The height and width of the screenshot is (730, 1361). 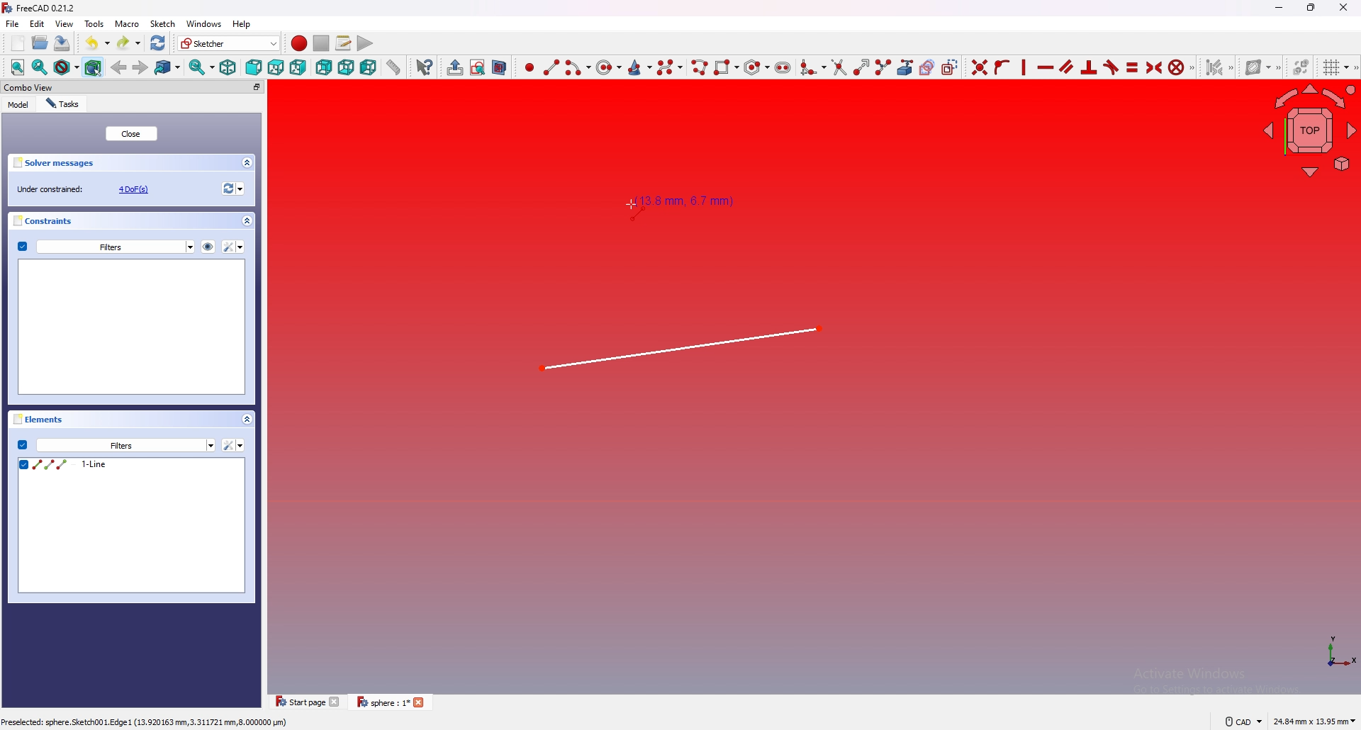 What do you see at coordinates (227, 43) in the screenshot?
I see `Sketcher` at bounding box center [227, 43].